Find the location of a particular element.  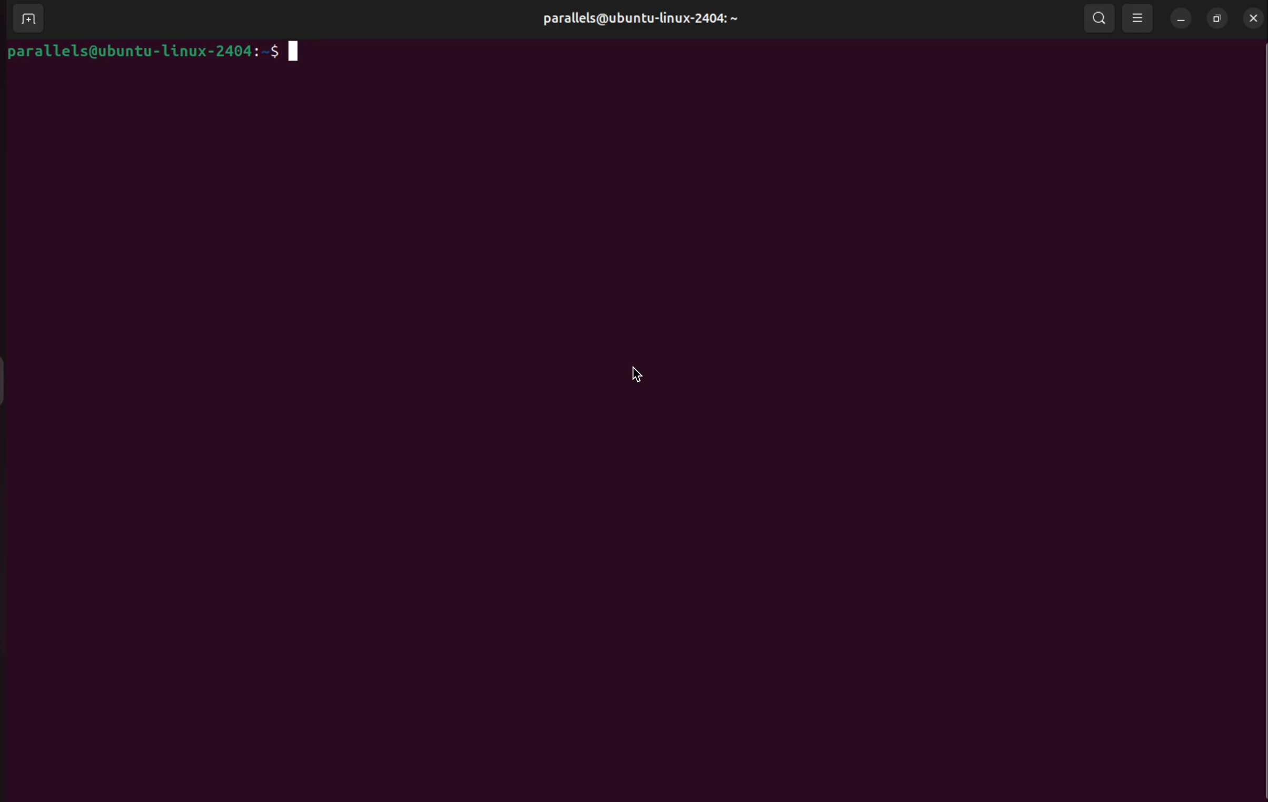

resize is located at coordinates (1219, 17).